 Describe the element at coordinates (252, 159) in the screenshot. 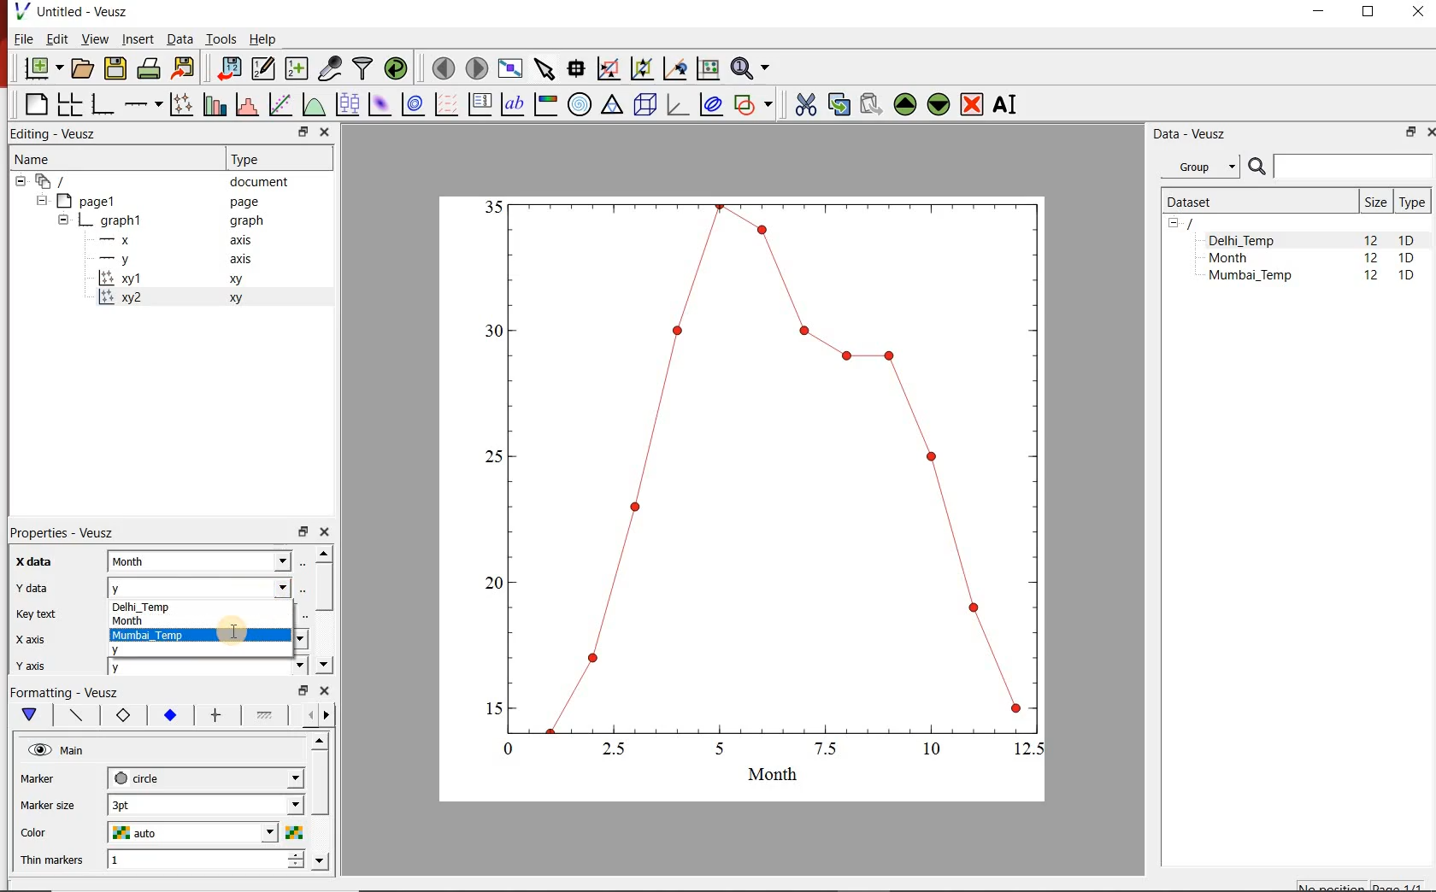

I see `Type` at that location.